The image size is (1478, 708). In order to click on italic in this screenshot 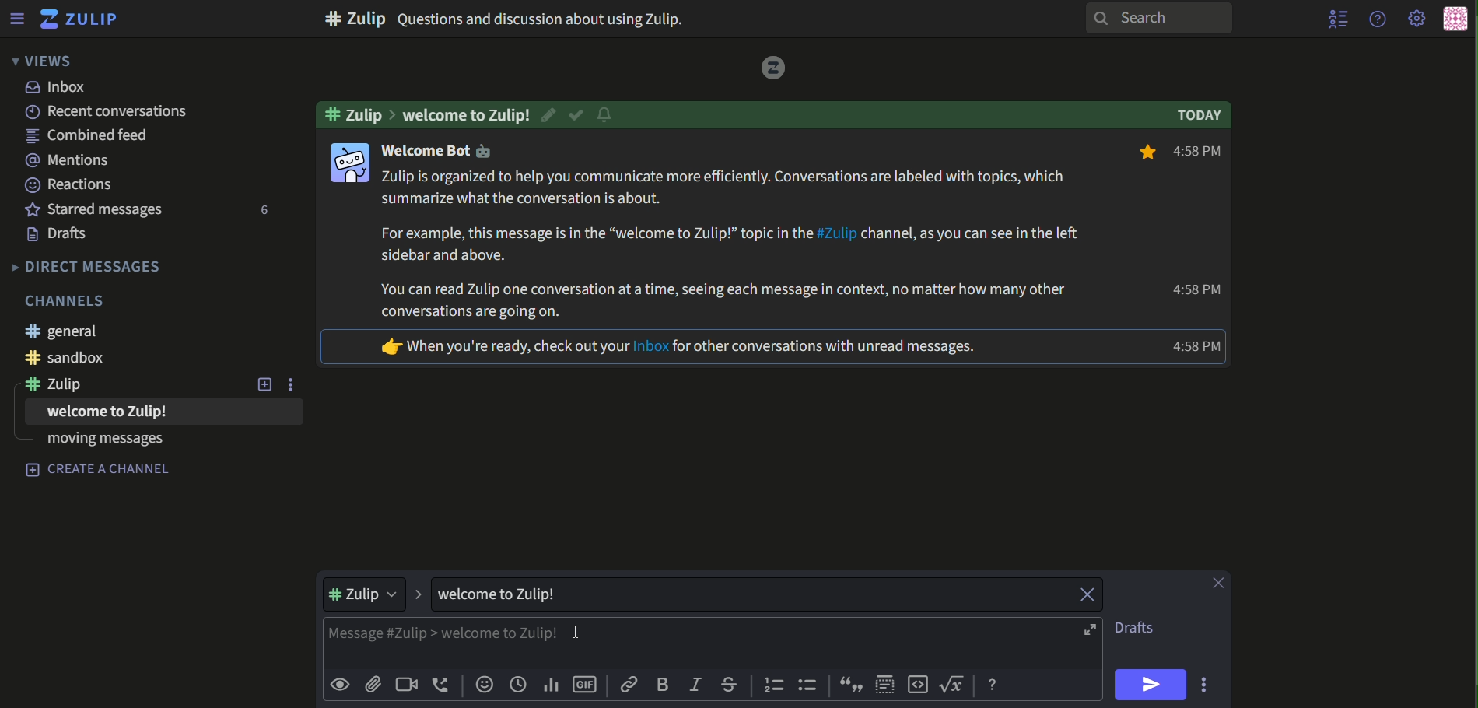, I will do `click(696, 682)`.